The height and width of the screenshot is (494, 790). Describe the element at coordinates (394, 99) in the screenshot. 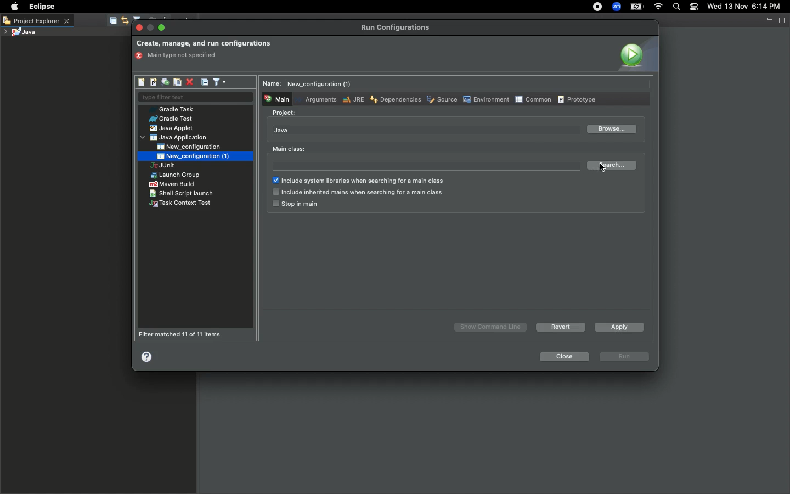

I see `Dependencies` at that location.